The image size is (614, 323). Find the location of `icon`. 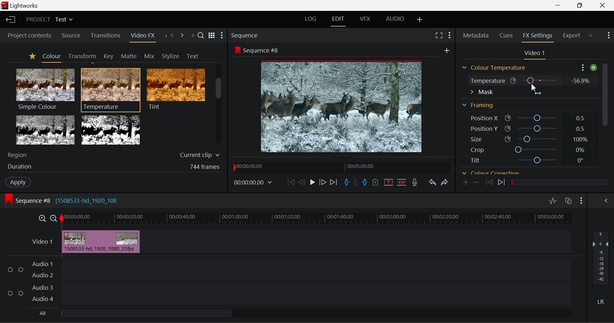

icon is located at coordinates (514, 81).